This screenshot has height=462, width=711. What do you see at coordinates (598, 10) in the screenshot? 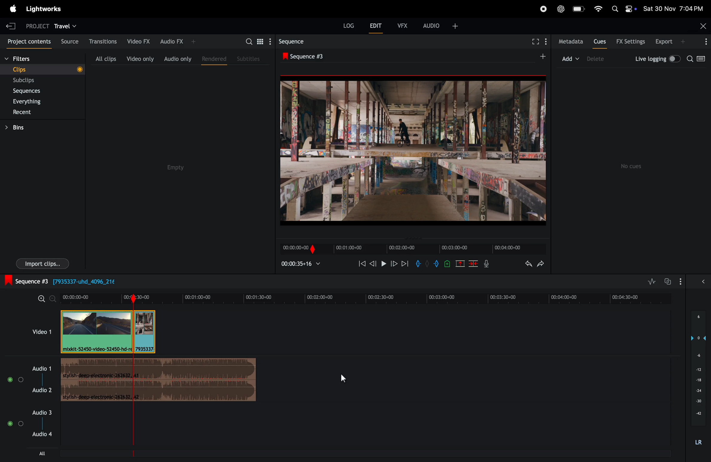
I see `wifi` at bounding box center [598, 10].